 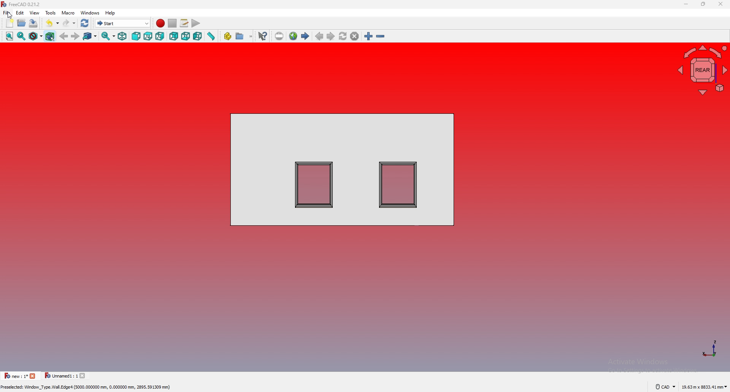 I want to click on axis, so click(x=710, y=348).